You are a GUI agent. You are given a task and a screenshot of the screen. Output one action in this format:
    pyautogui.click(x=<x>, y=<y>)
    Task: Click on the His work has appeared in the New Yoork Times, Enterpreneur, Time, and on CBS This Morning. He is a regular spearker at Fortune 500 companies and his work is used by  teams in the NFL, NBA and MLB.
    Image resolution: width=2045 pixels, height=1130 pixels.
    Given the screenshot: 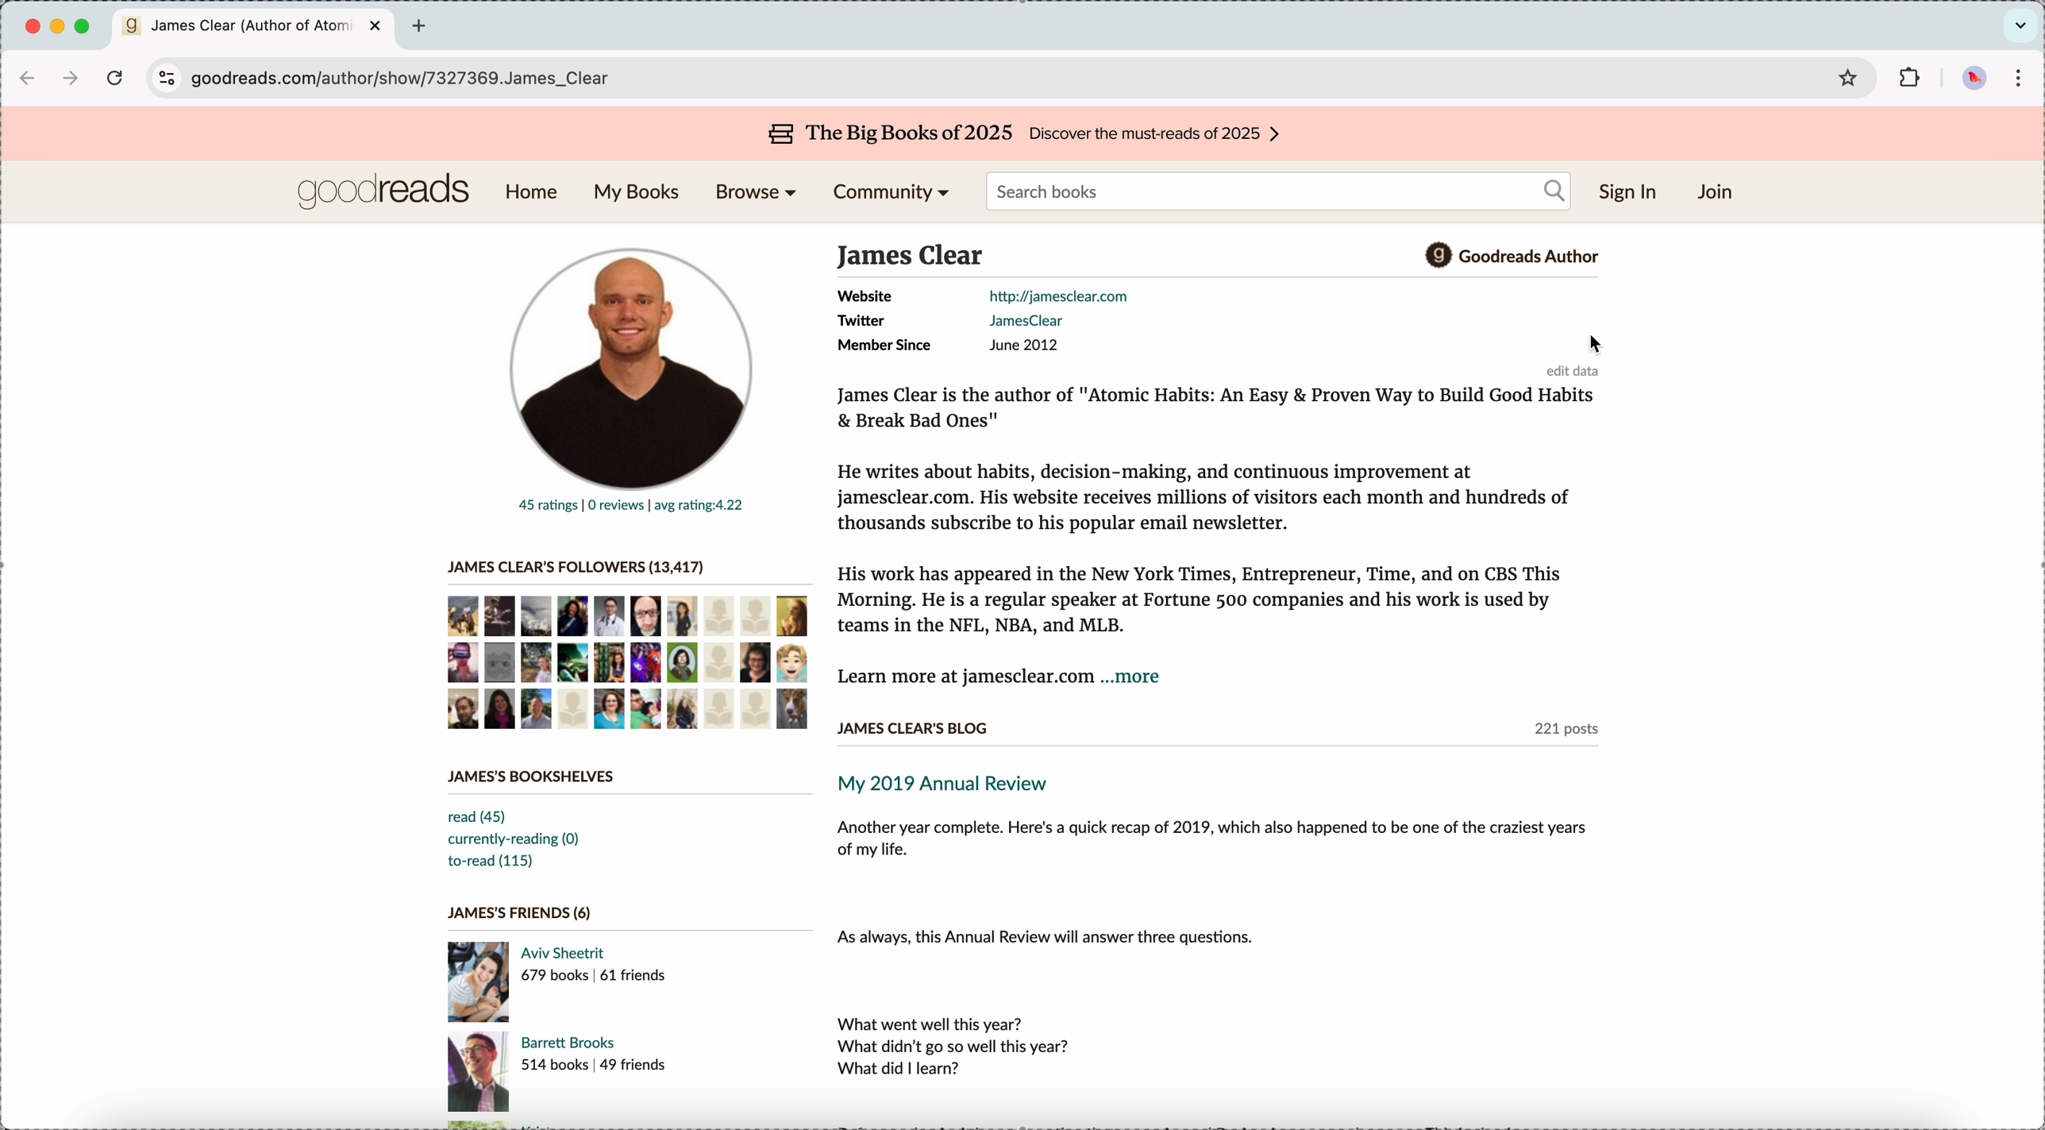 What is the action you would take?
    pyautogui.click(x=1200, y=599)
    